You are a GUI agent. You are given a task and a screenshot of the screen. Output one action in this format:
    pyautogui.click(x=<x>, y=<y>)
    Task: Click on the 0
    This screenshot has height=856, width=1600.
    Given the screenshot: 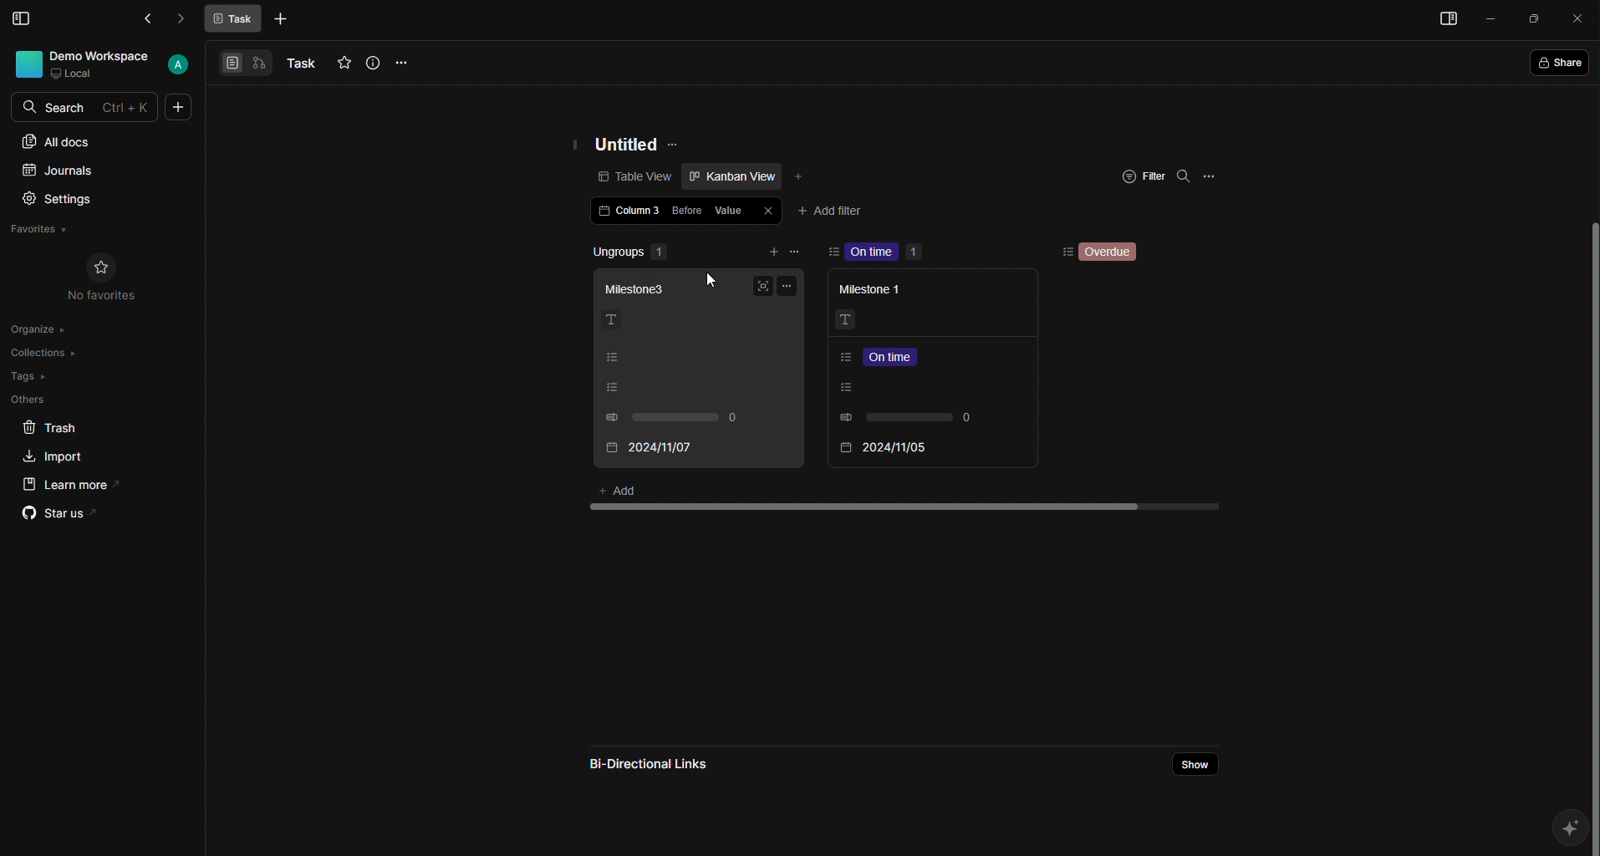 What is the action you would take?
    pyautogui.click(x=910, y=419)
    